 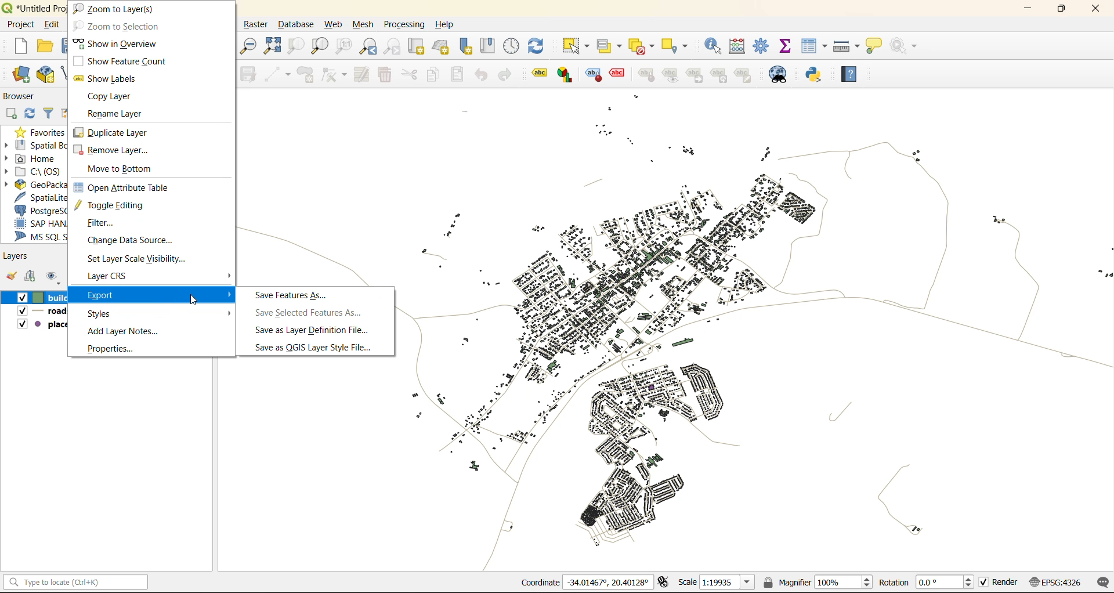 What do you see at coordinates (20, 46) in the screenshot?
I see `new` at bounding box center [20, 46].